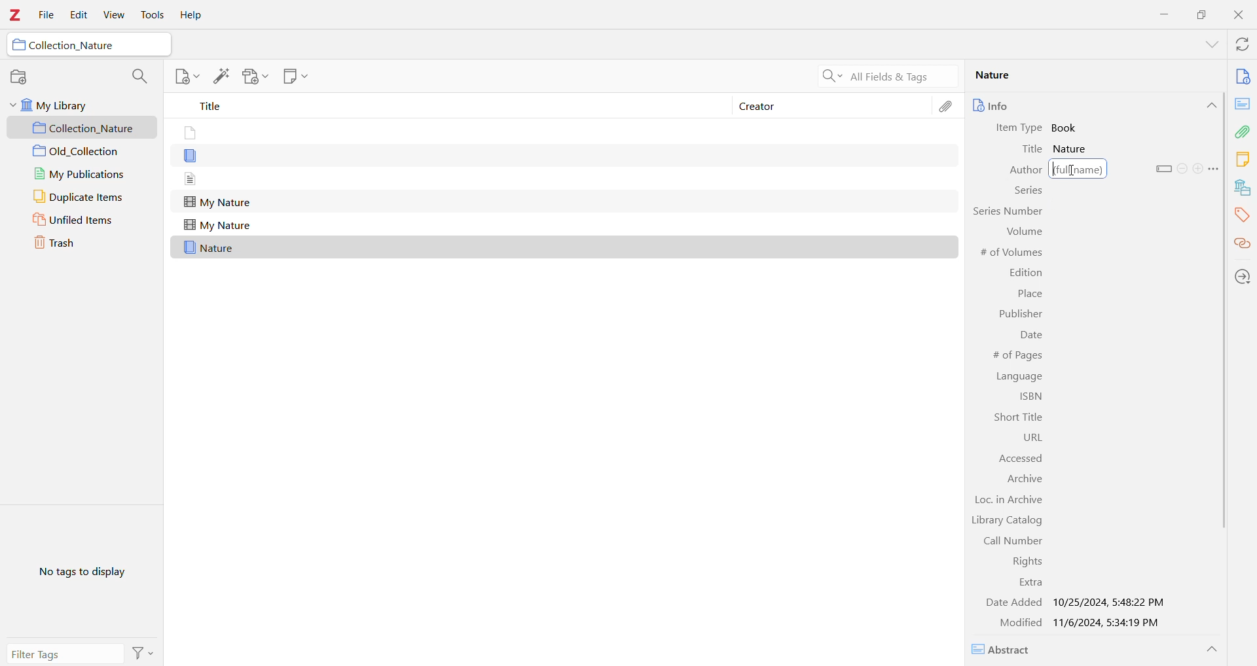 The height and width of the screenshot is (666, 1257). I want to click on Attachments, so click(948, 109).